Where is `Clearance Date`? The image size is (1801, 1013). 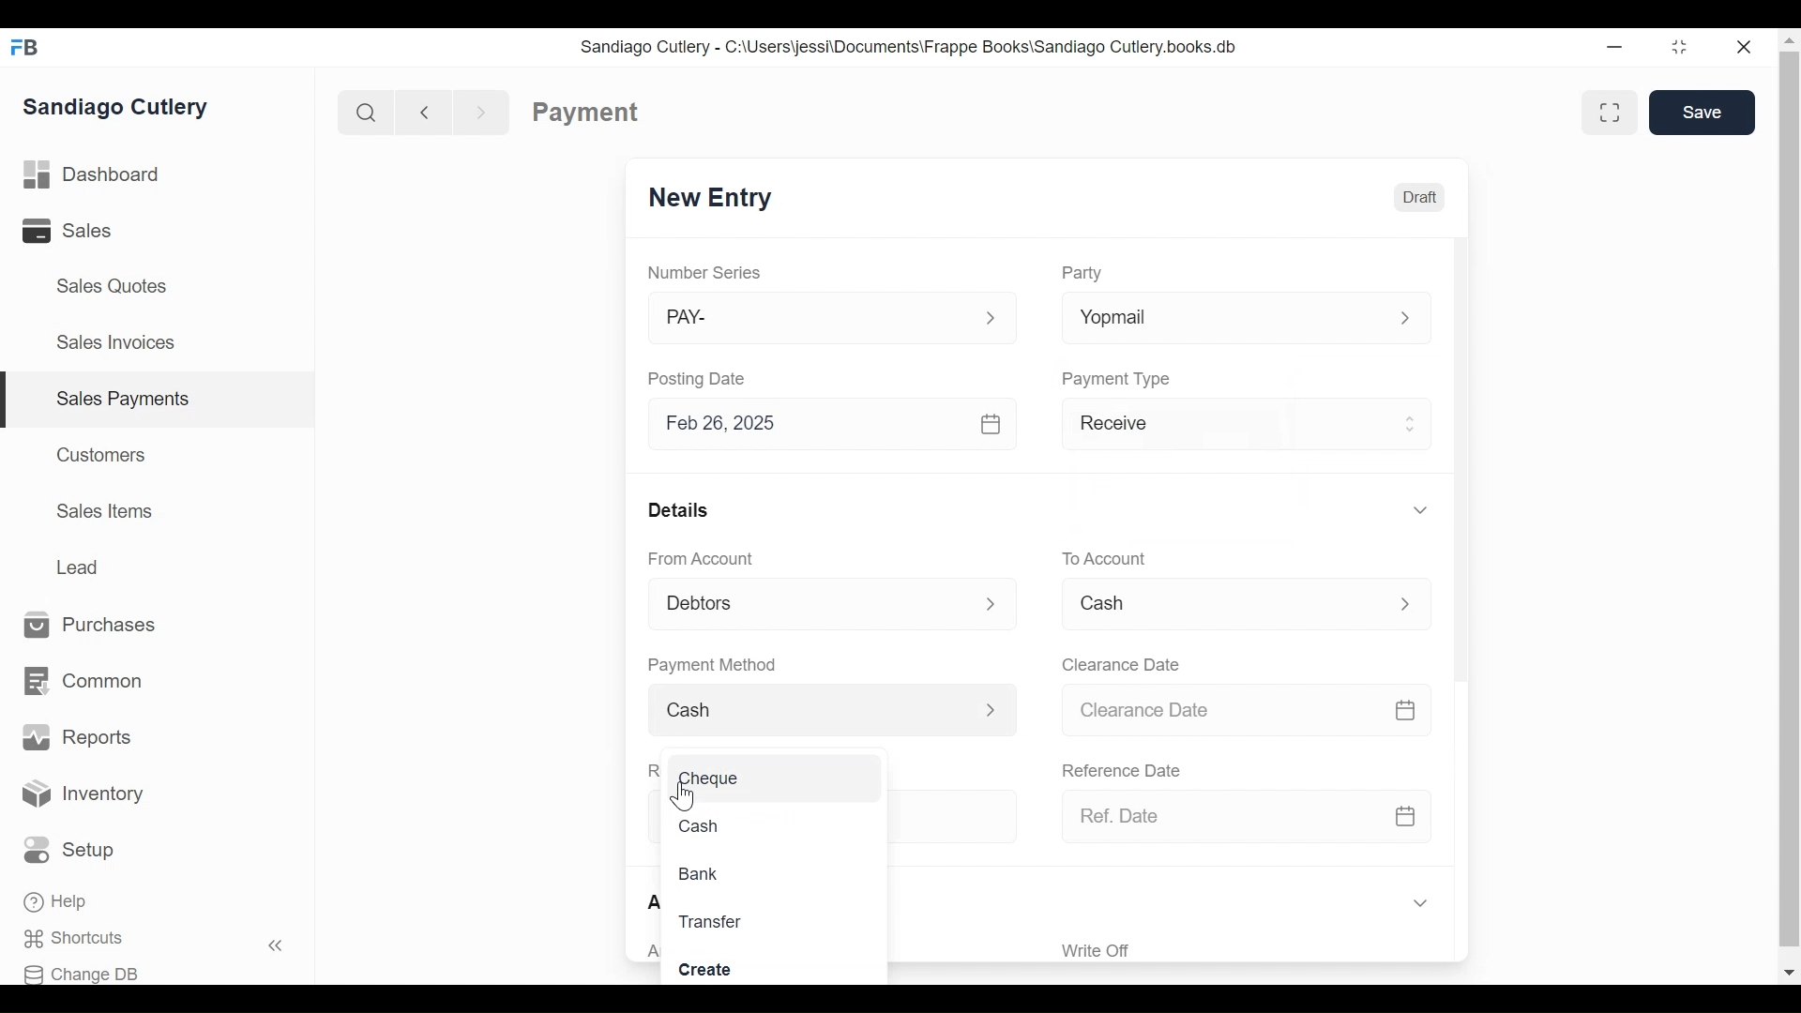
Clearance Date is located at coordinates (1123, 666).